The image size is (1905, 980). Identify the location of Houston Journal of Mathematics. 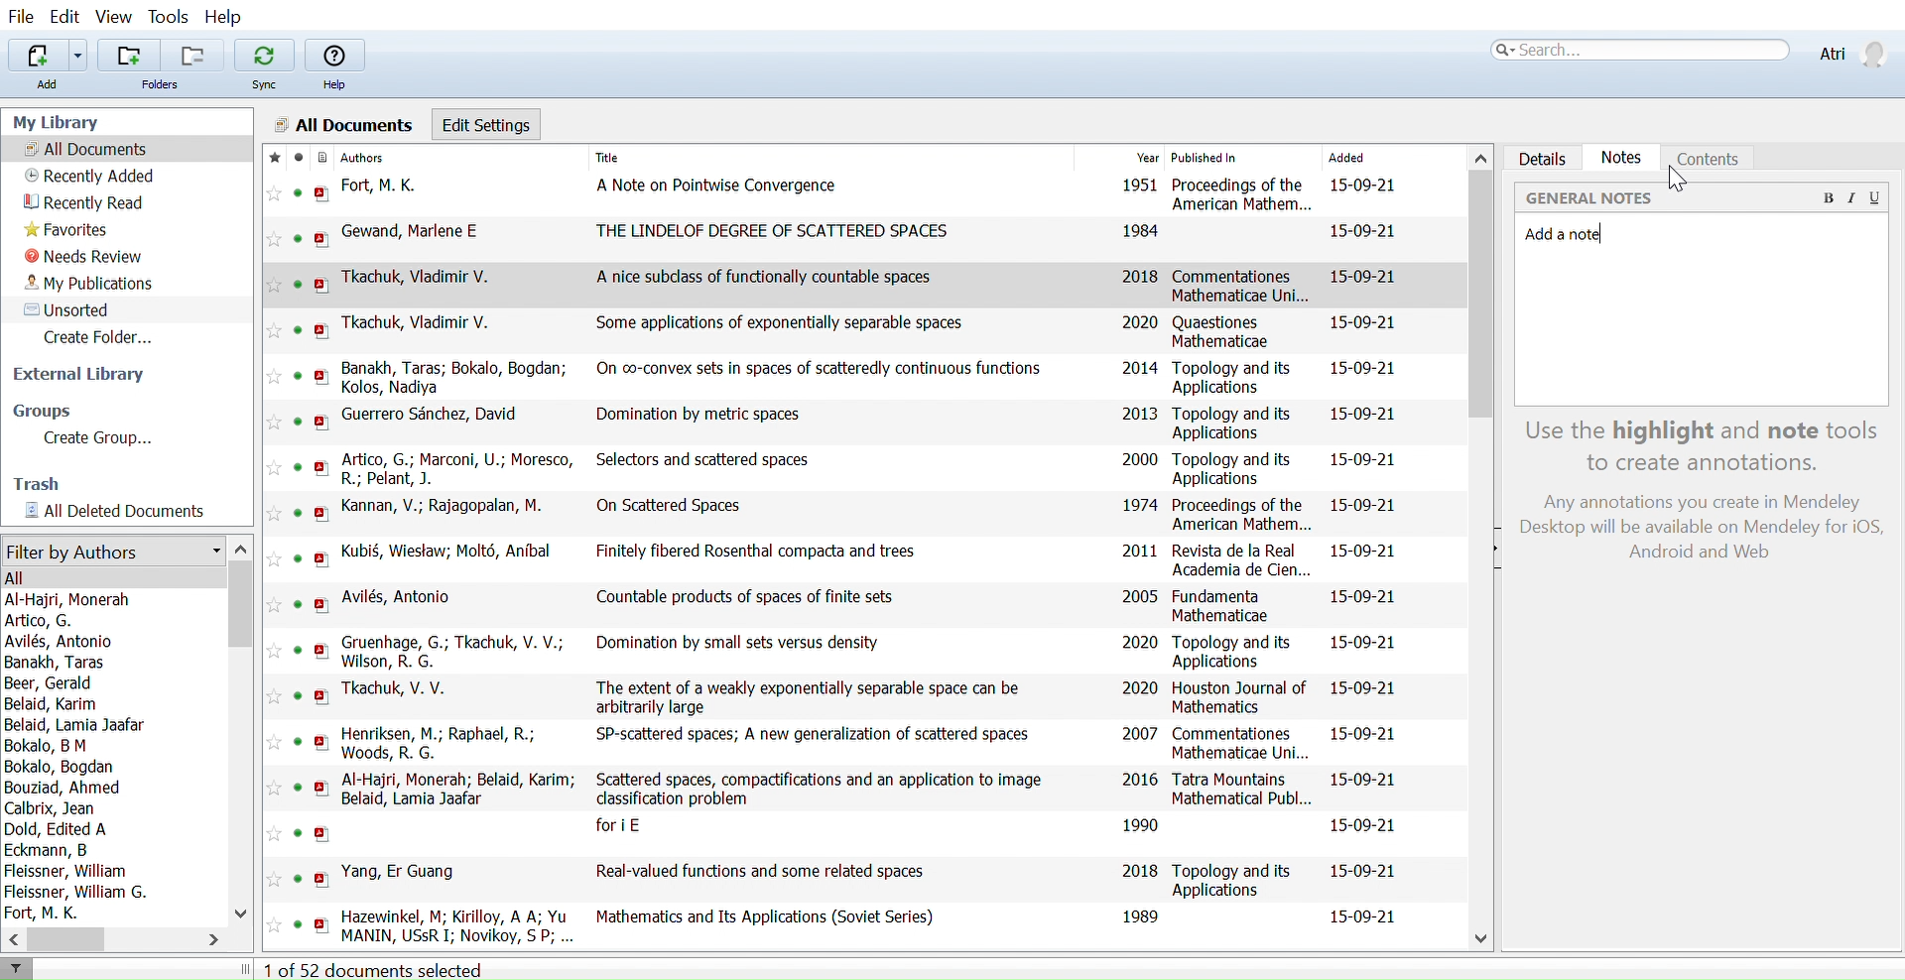
(1239, 696).